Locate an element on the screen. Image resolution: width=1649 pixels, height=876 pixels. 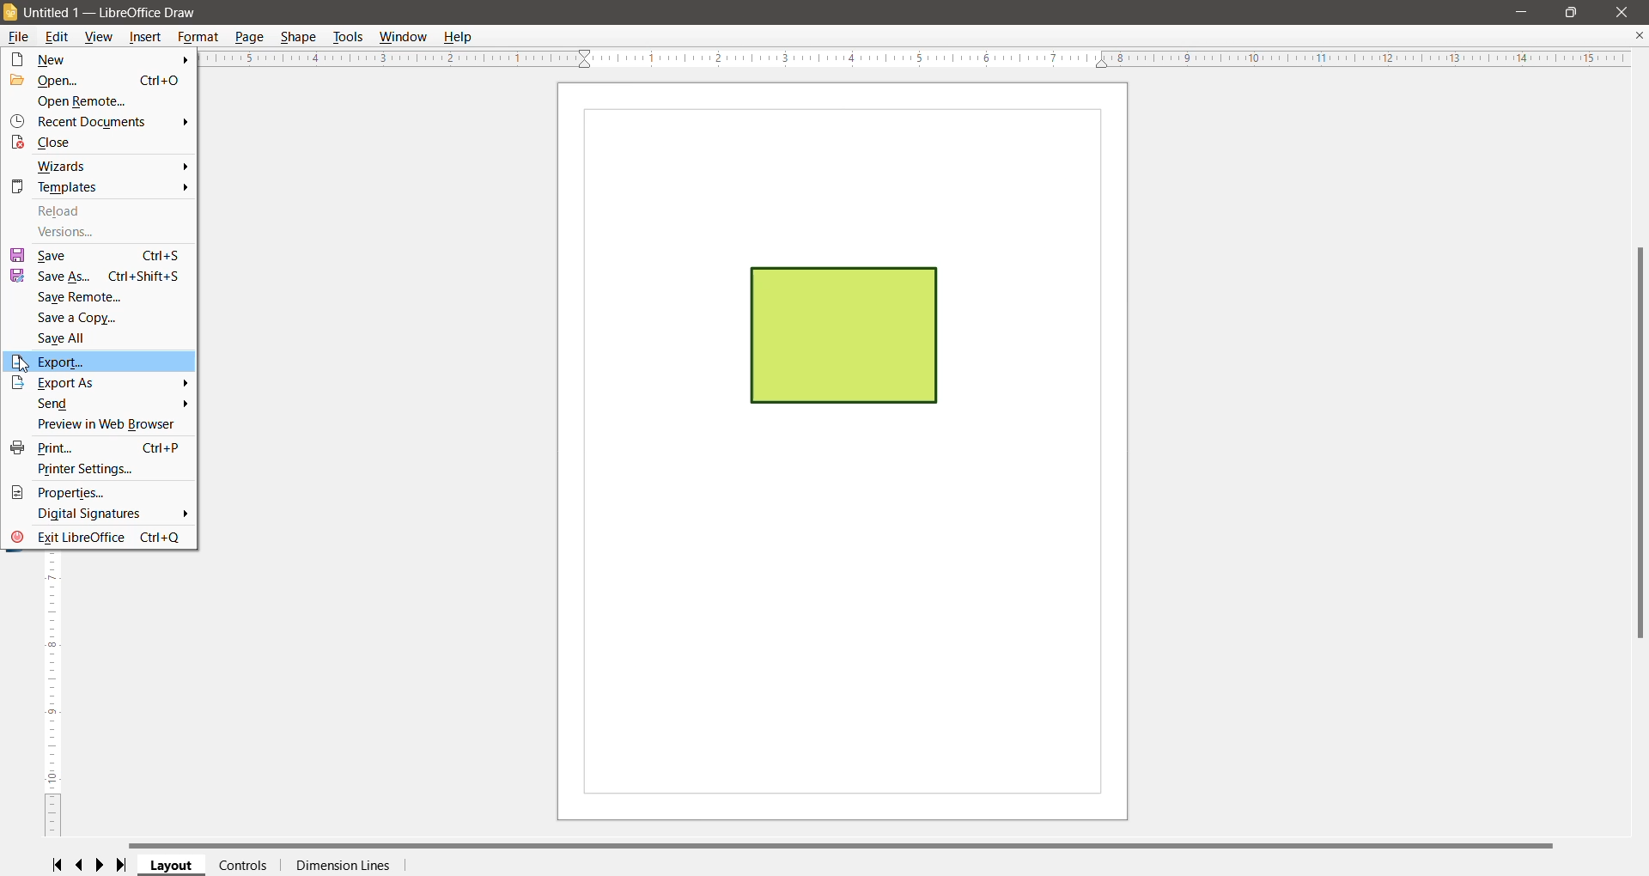
Document Title - Application Name is located at coordinates (115, 13).